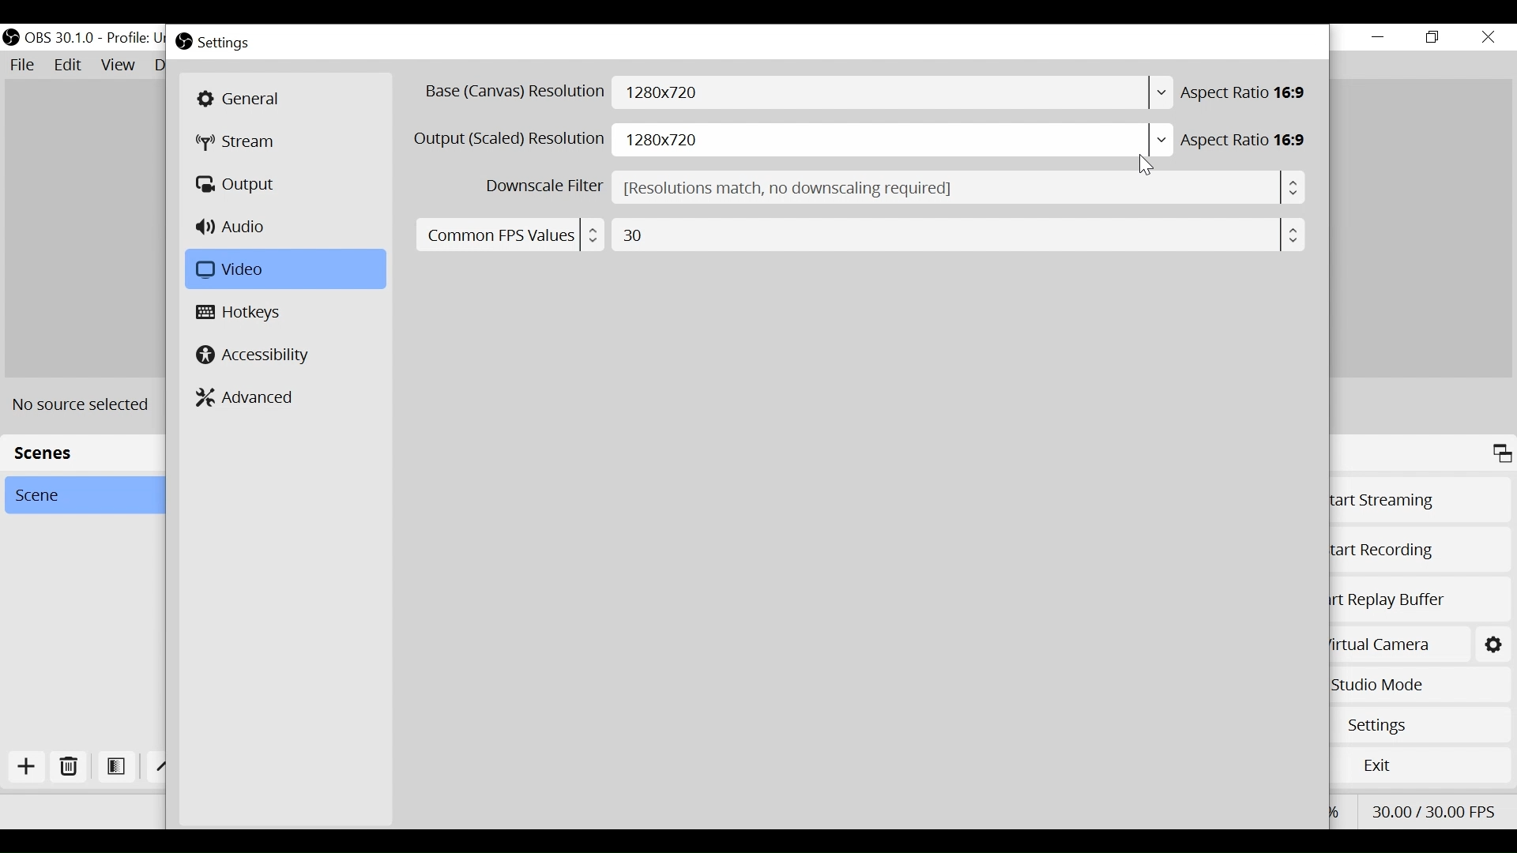  Describe the element at coordinates (239, 185) in the screenshot. I see `Output` at that location.